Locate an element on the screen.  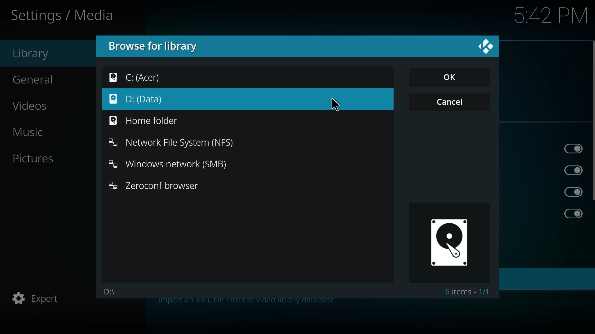
videos is located at coordinates (35, 106).